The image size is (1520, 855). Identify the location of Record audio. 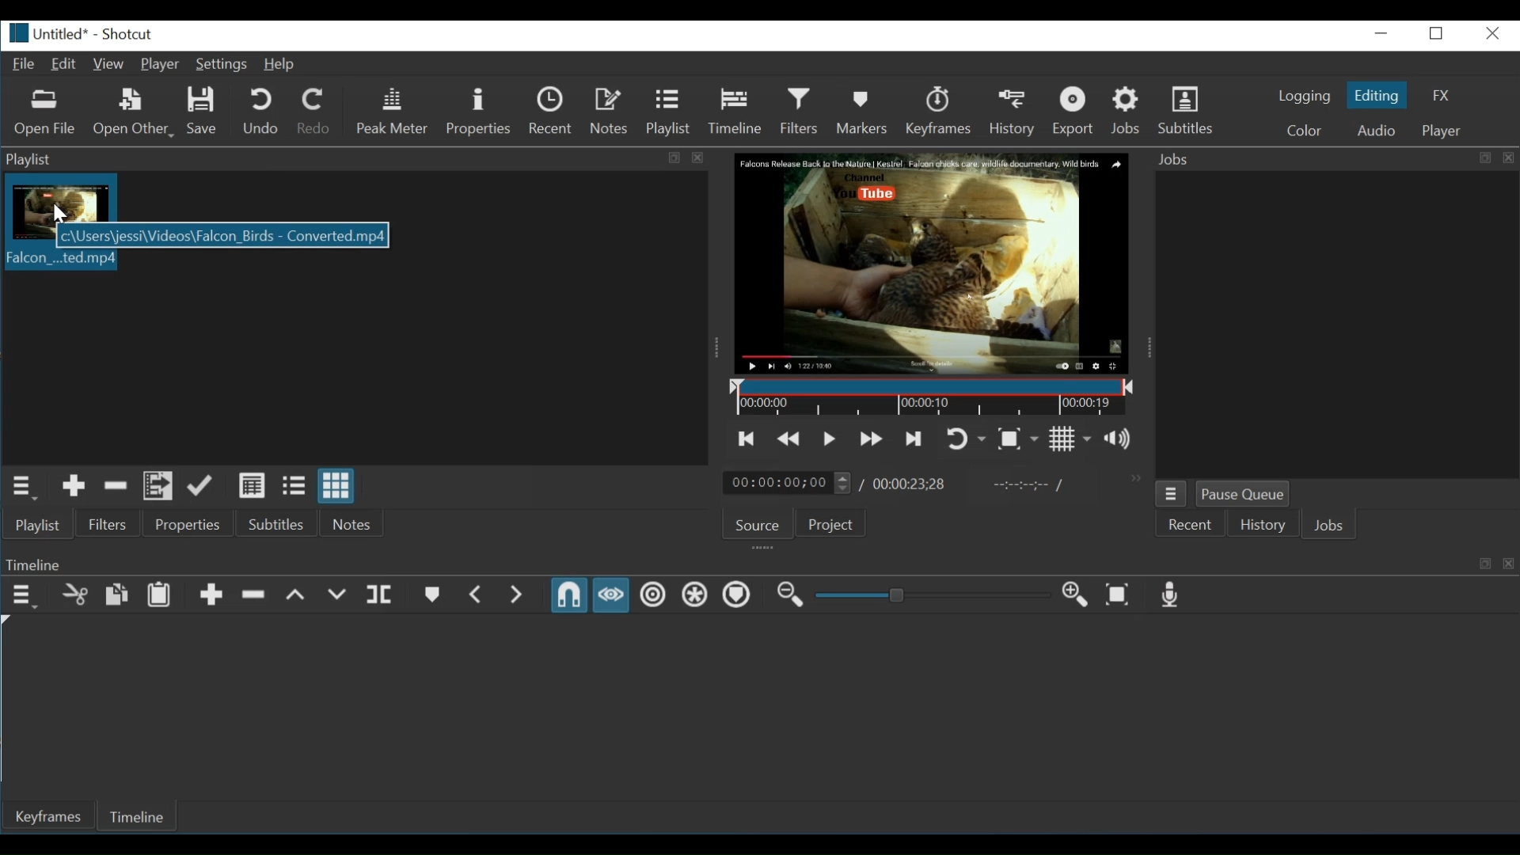
(1167, 595).